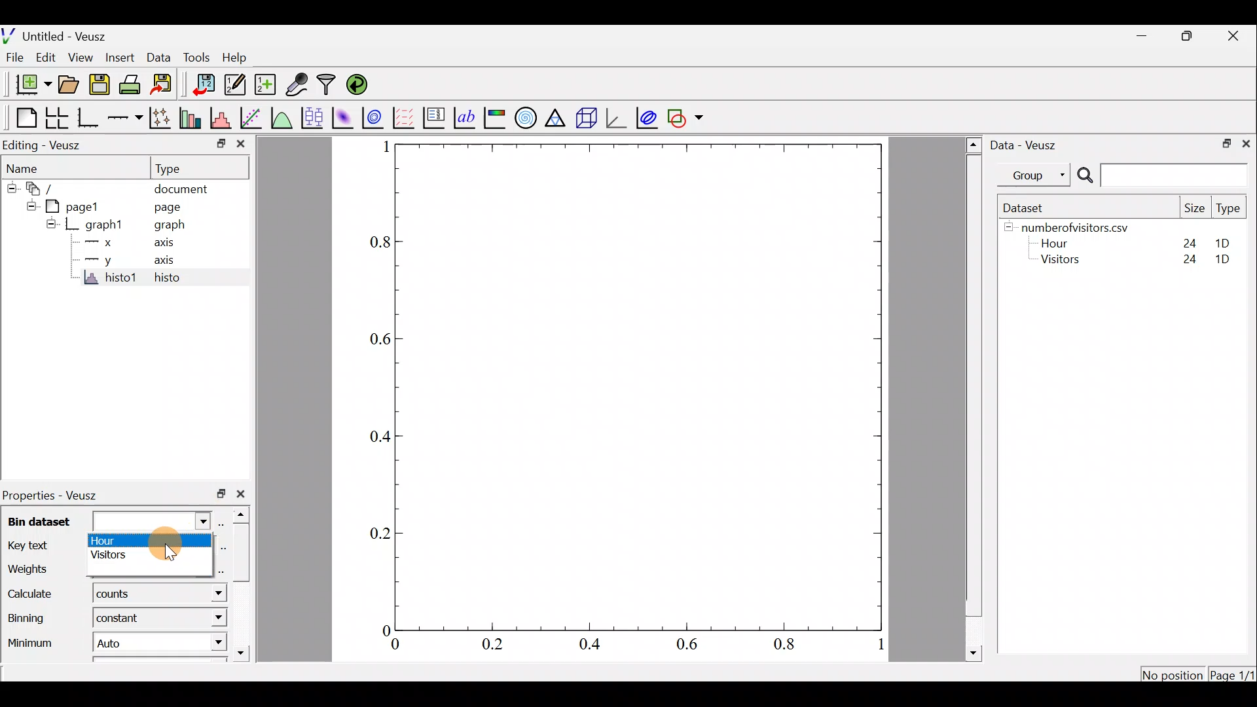 This screenshot has height=707, width=1257. What do you see at coordinates (266, 83) in the screenshot?
I see `create new datasets using ranges, parametrically or as functions of existing dataset.` at bounding box center [266, 83].